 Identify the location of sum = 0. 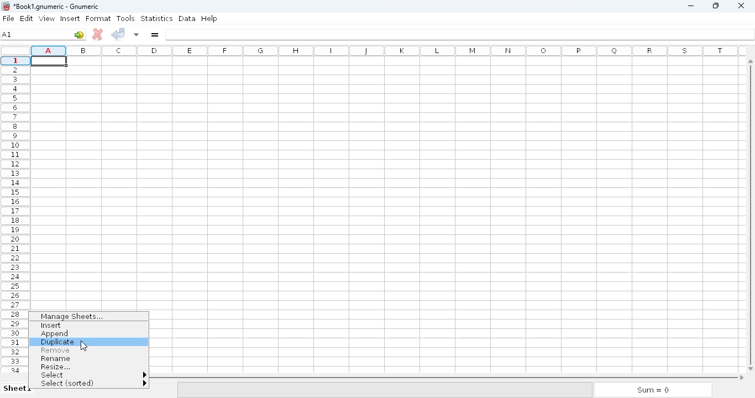
(653, 390).